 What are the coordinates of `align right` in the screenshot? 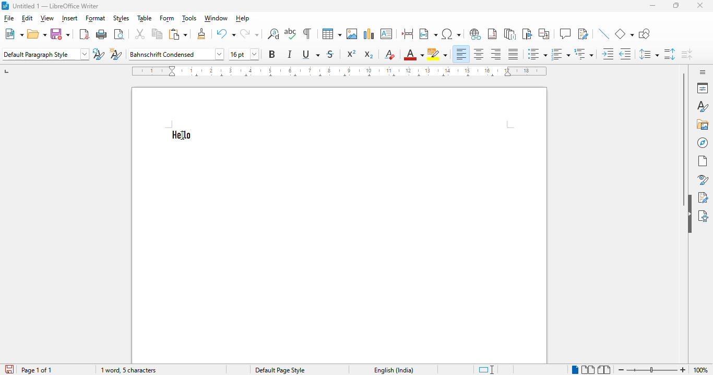 It's located at (496, 54).